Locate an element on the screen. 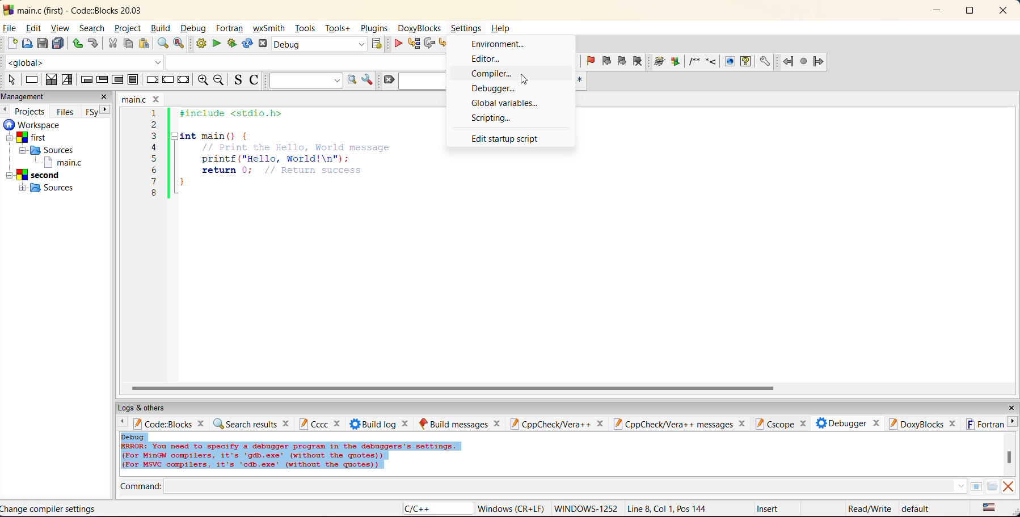 This screenshot has width=1020, height=517. entry-condition loop is located at coordinates (87, 81).